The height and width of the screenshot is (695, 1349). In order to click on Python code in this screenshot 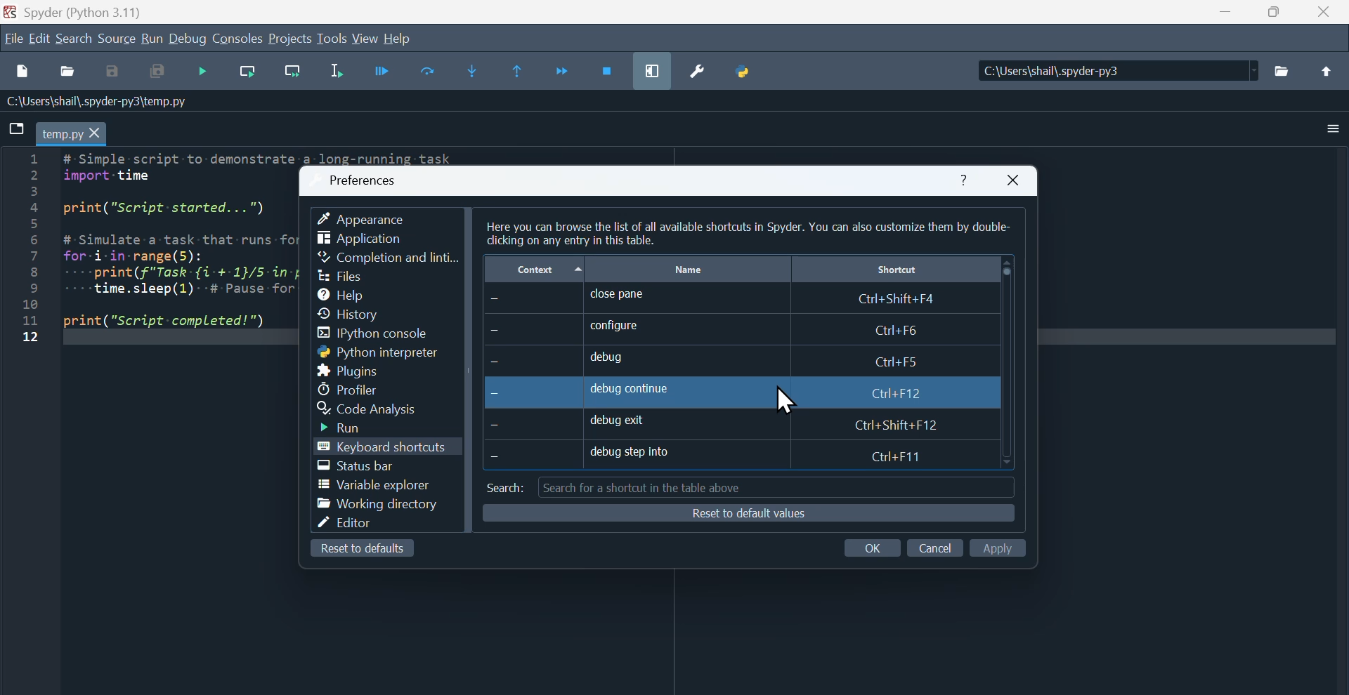, I will do `click(138, 255)`.